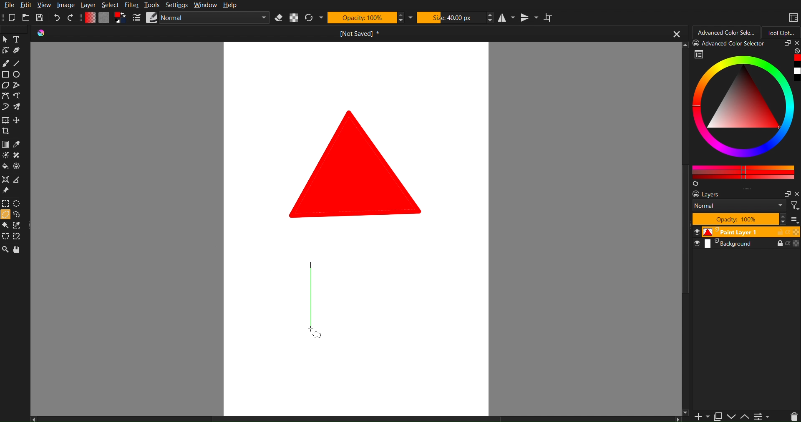 This screenshot has height=422, width=801. Describe the element at coordinates (5, 226) in the screenshot. I see `wind` at that location.